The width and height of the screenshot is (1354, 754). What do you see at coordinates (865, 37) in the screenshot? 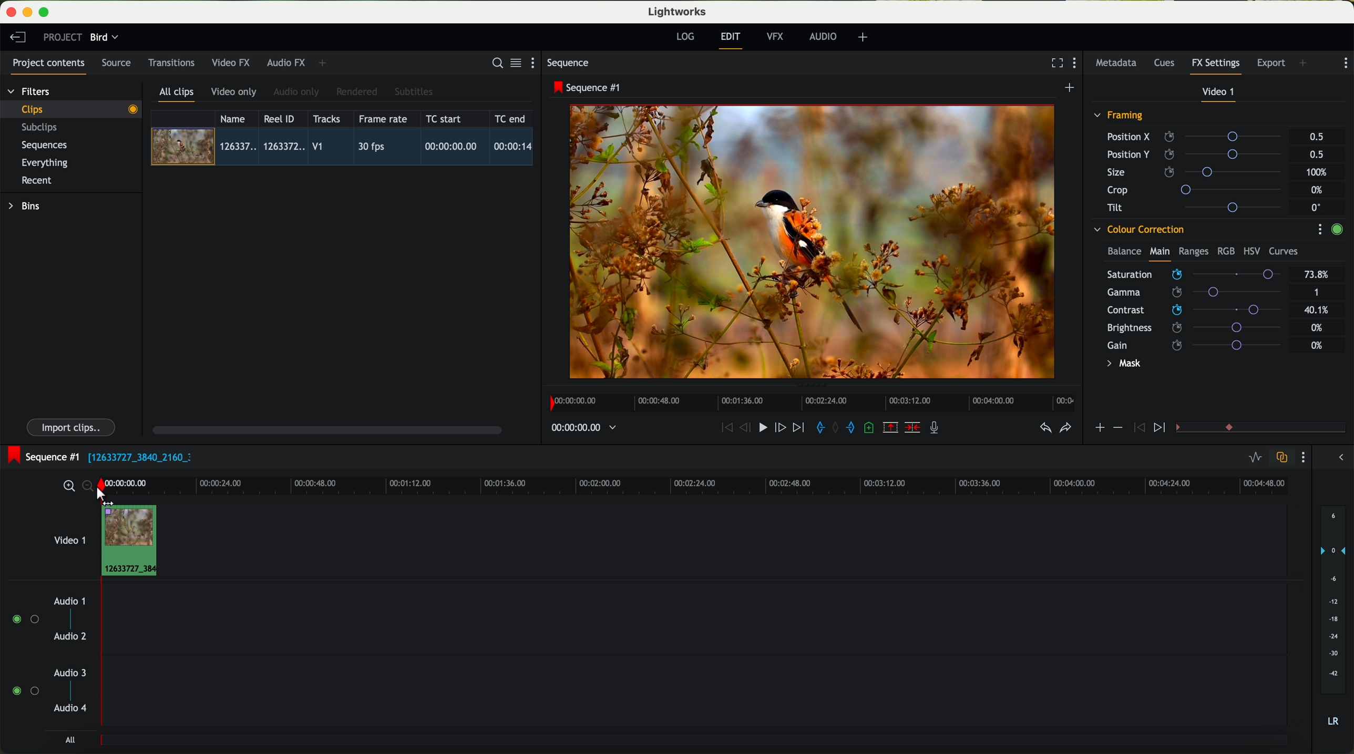
I see `add, remove and create layouts` at bounding box center [865, 37].